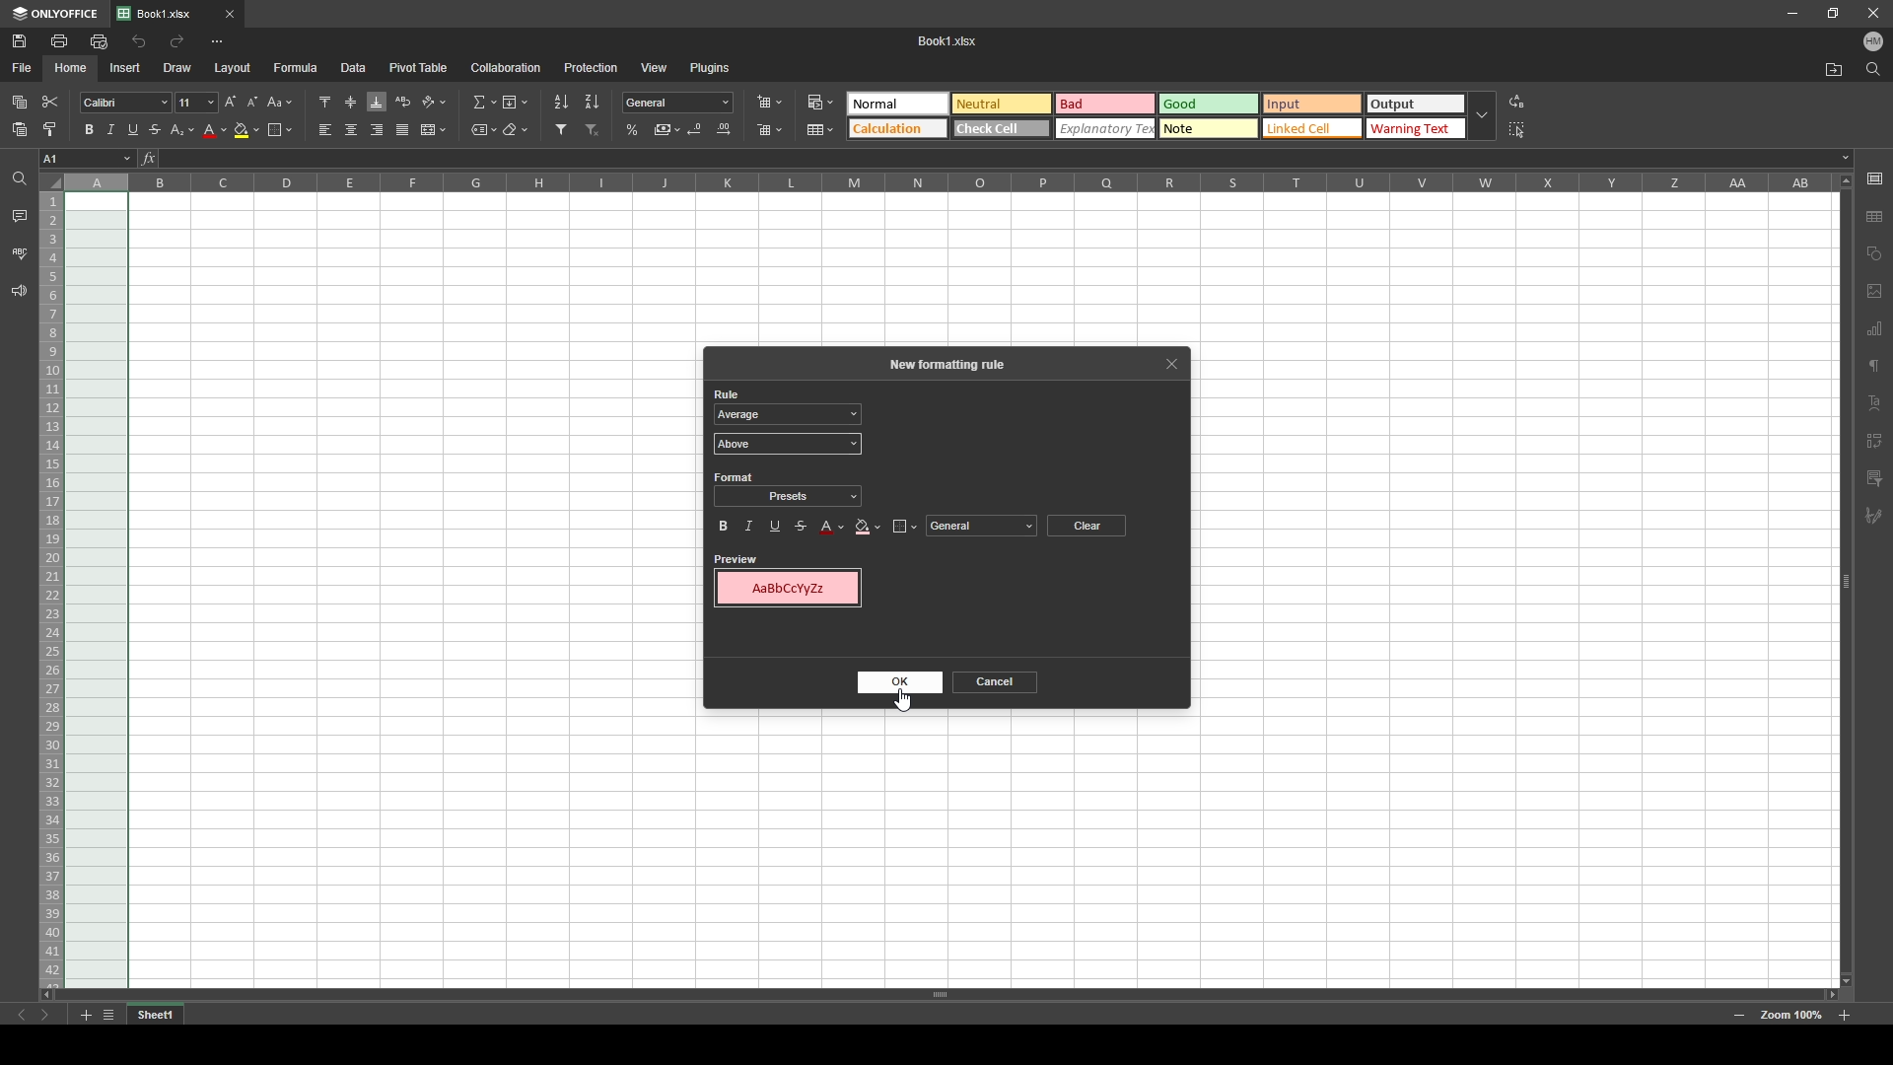 This screenshot has height=1065, width=1893. What do you see at coordinates (56, 14) in the screenshot?
I see `onlyoffice` at bounding box center [56, 14].